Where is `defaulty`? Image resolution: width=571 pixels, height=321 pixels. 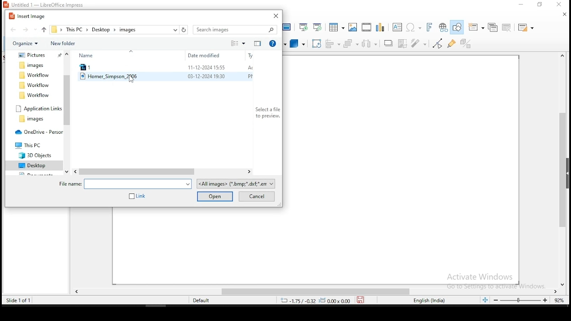
defaulty is located at coordinates (195, 300).